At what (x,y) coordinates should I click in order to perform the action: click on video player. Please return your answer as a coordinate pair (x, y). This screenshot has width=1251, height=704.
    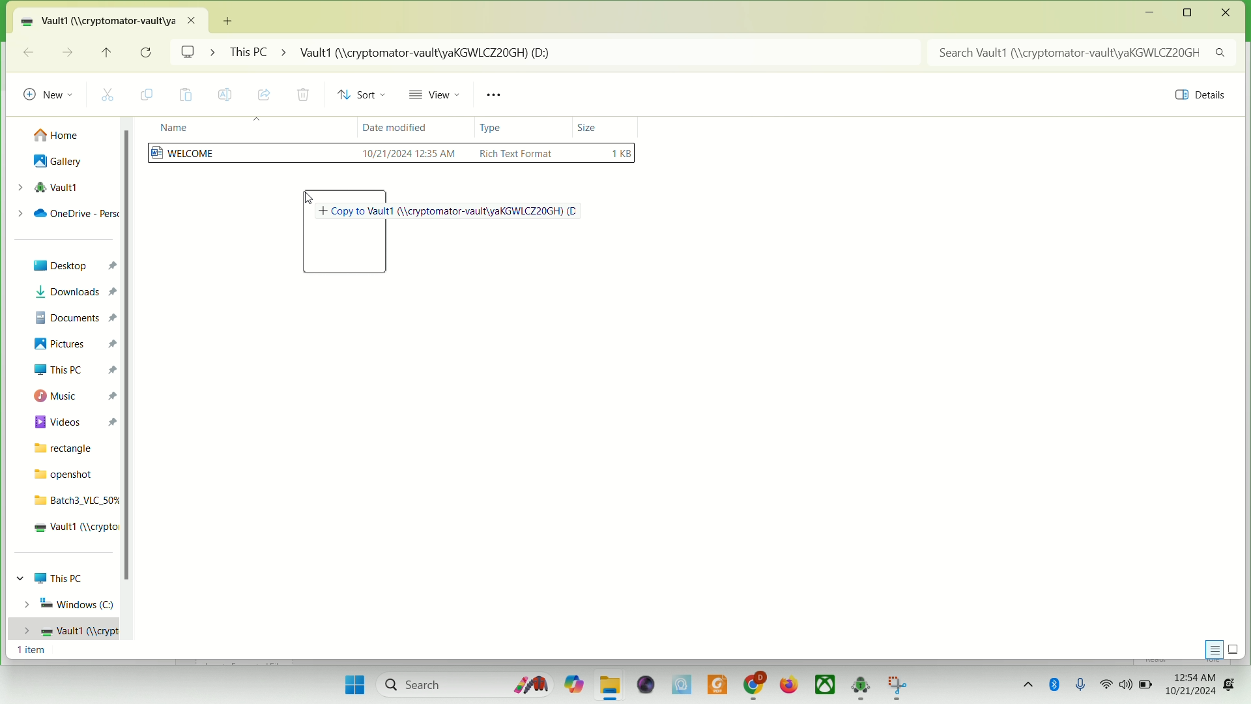
    Looking at the image, I should click on (643, 684).